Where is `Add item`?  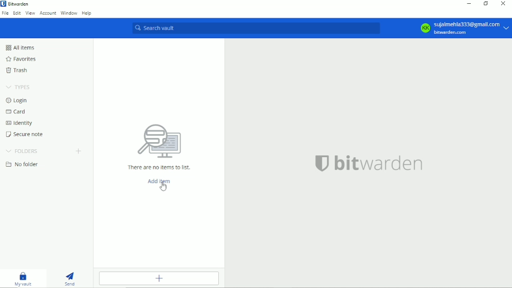
Add item is located at coordinates (159, 181).